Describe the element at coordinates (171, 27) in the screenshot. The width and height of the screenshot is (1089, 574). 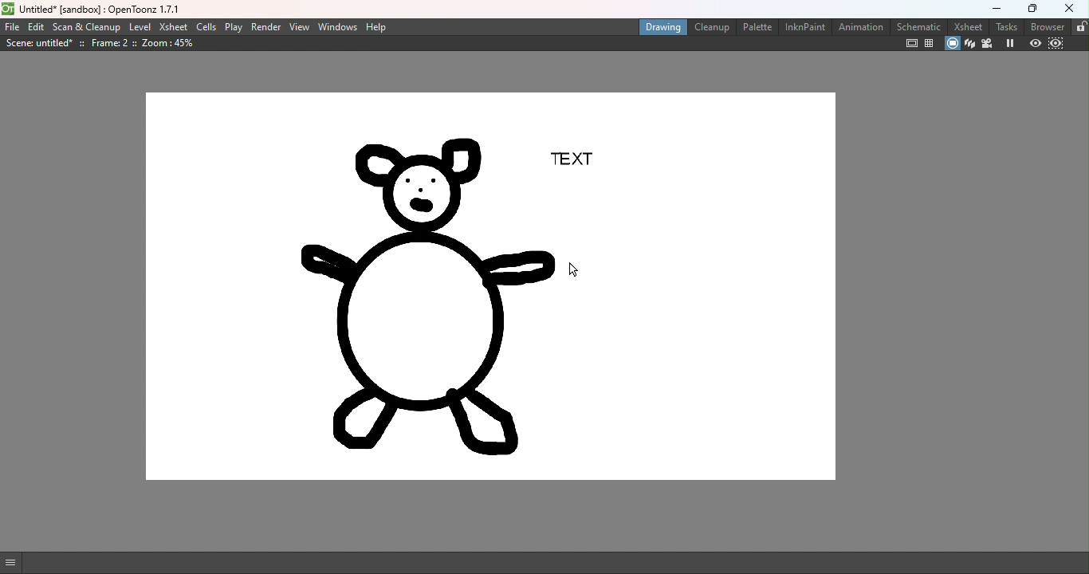
I see `XSheet` at that location.